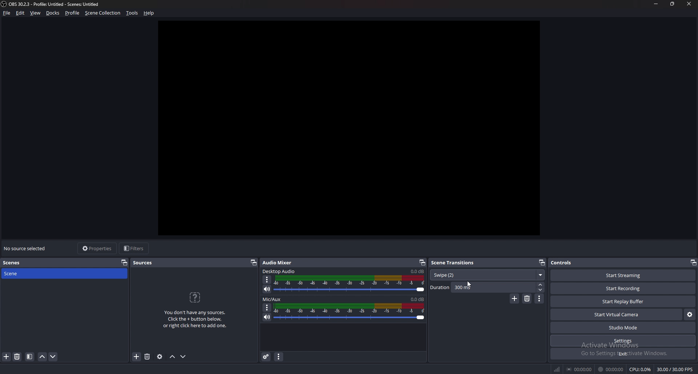 The height and width of the screenshot is (374, 698). I want to click on start virtual camera, so click(617, 314).